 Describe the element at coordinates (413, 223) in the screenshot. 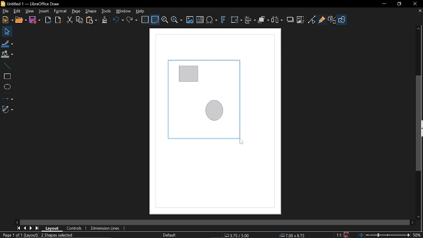

I see `Move right` at that location.